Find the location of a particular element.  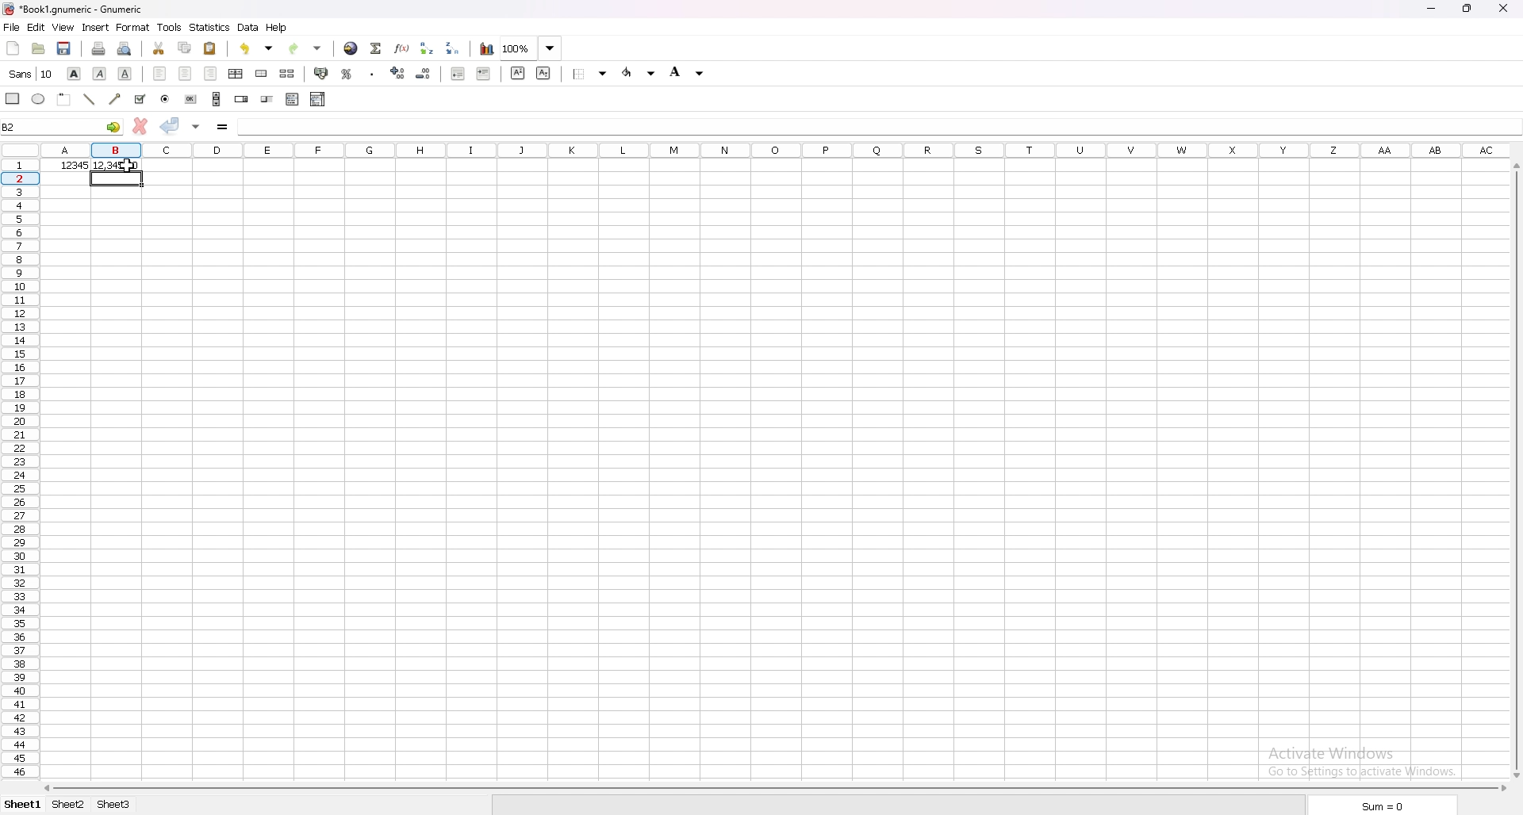

font is located at coordinates (33, 74).